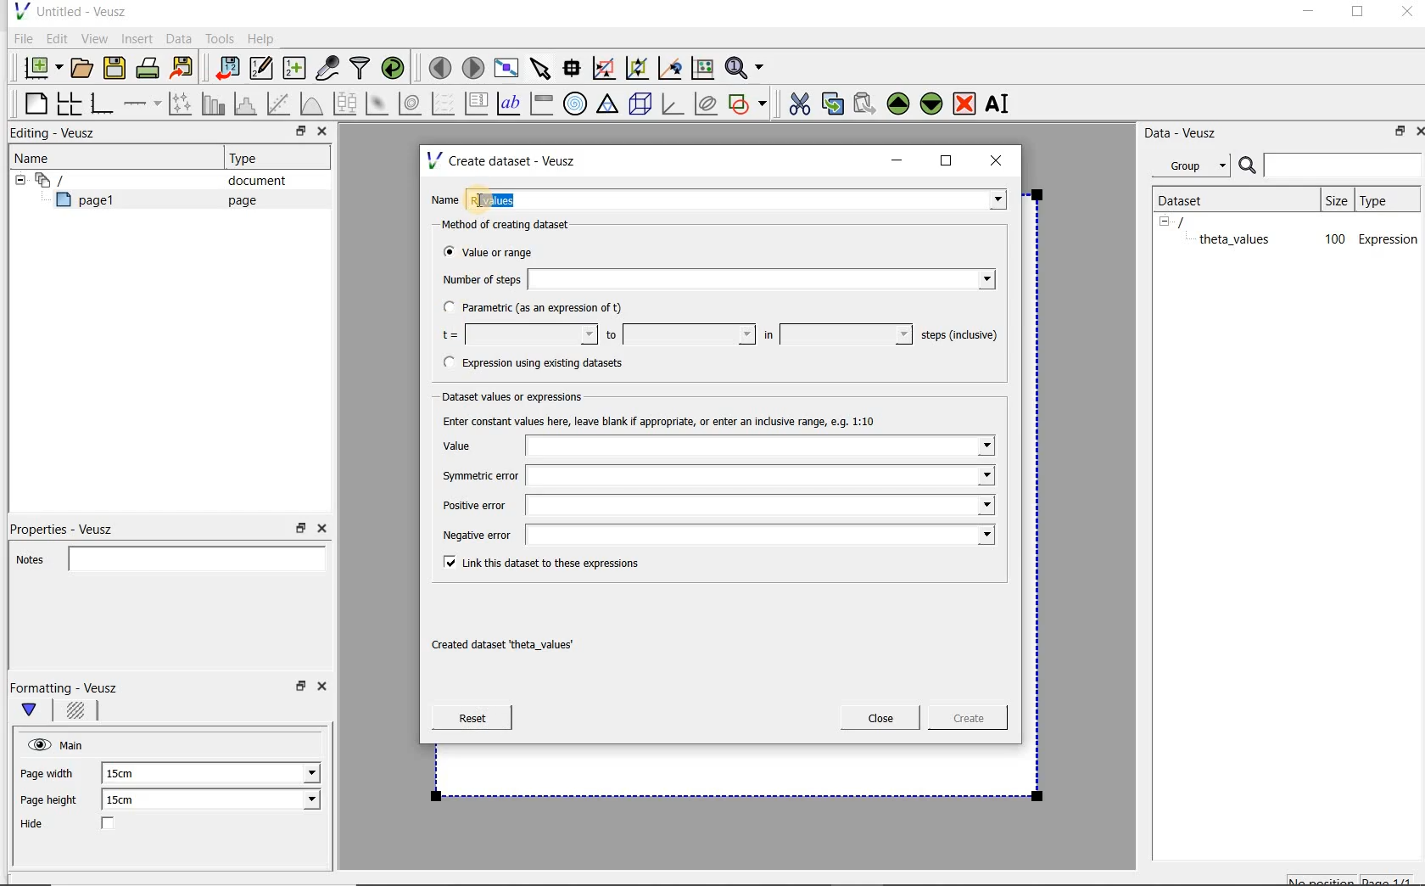 The image size is (1425, 886). What do you see at coordinates (1358, 14) in the screenshot?
I see `maximize` at bounding box center [1358, 14].